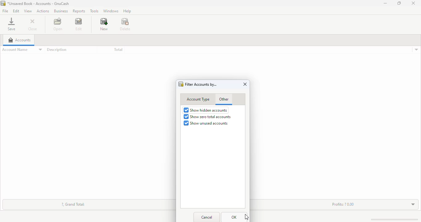  Describe the element at coordinates (11, 24) in the screenshot. I see `save` at that location.